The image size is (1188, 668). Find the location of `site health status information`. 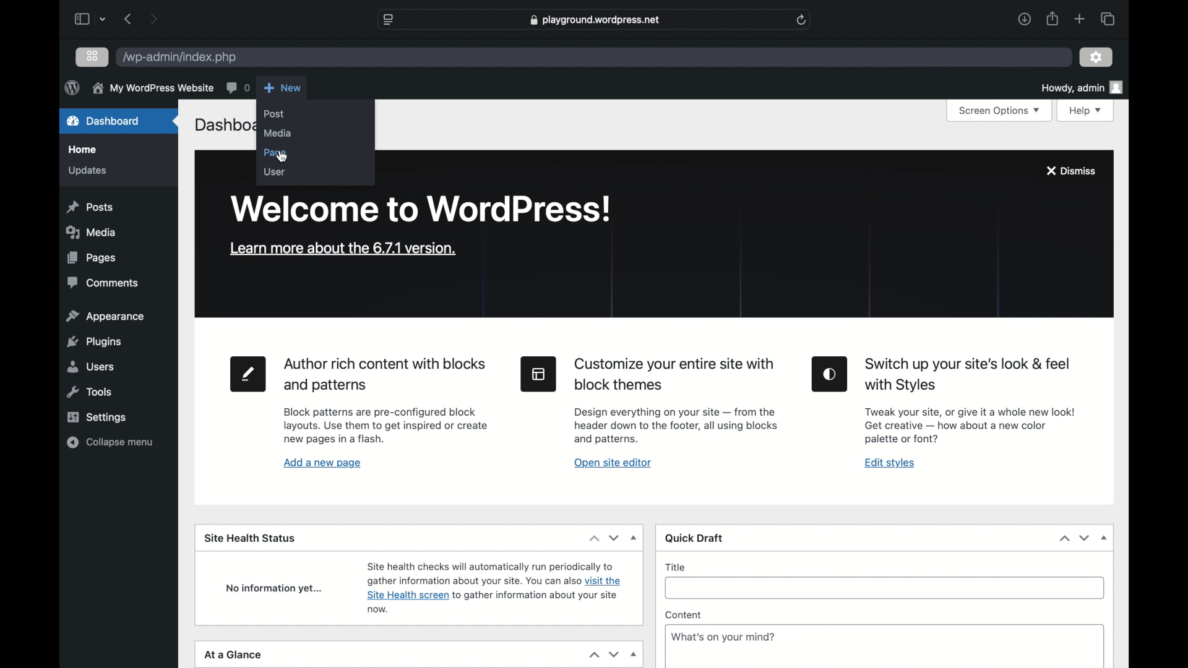

site health status information is located at coordinates (494, 588).